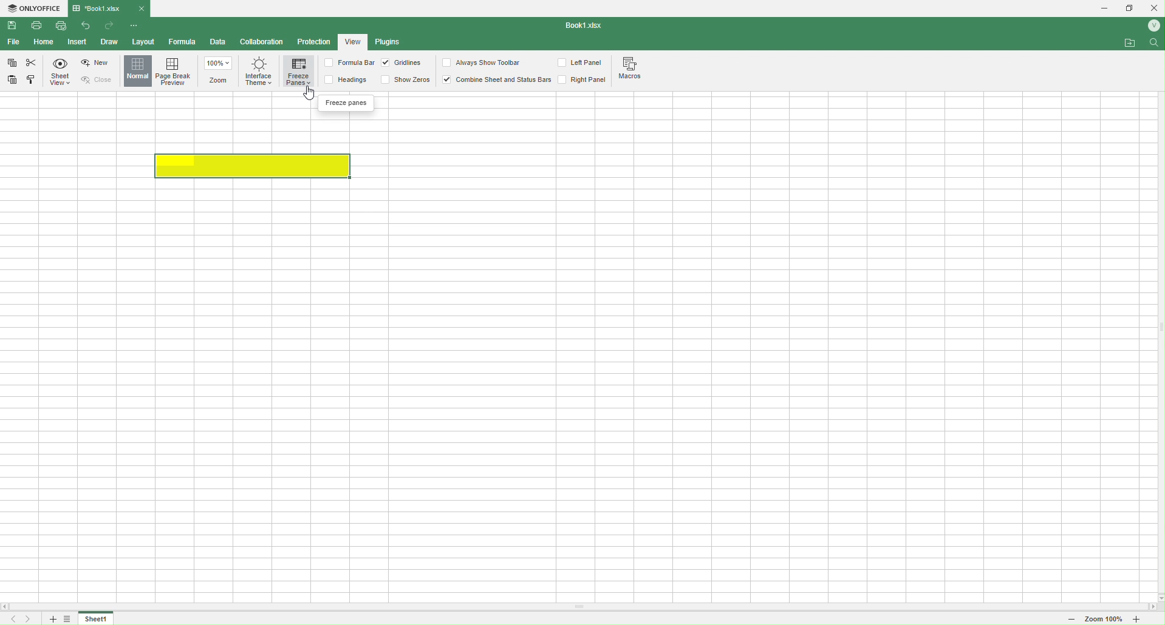 This screenshot has height=625, width=1165. Describe the element at coordinates (406, 79) in the screenshot. I see `Show zeros` at that location.